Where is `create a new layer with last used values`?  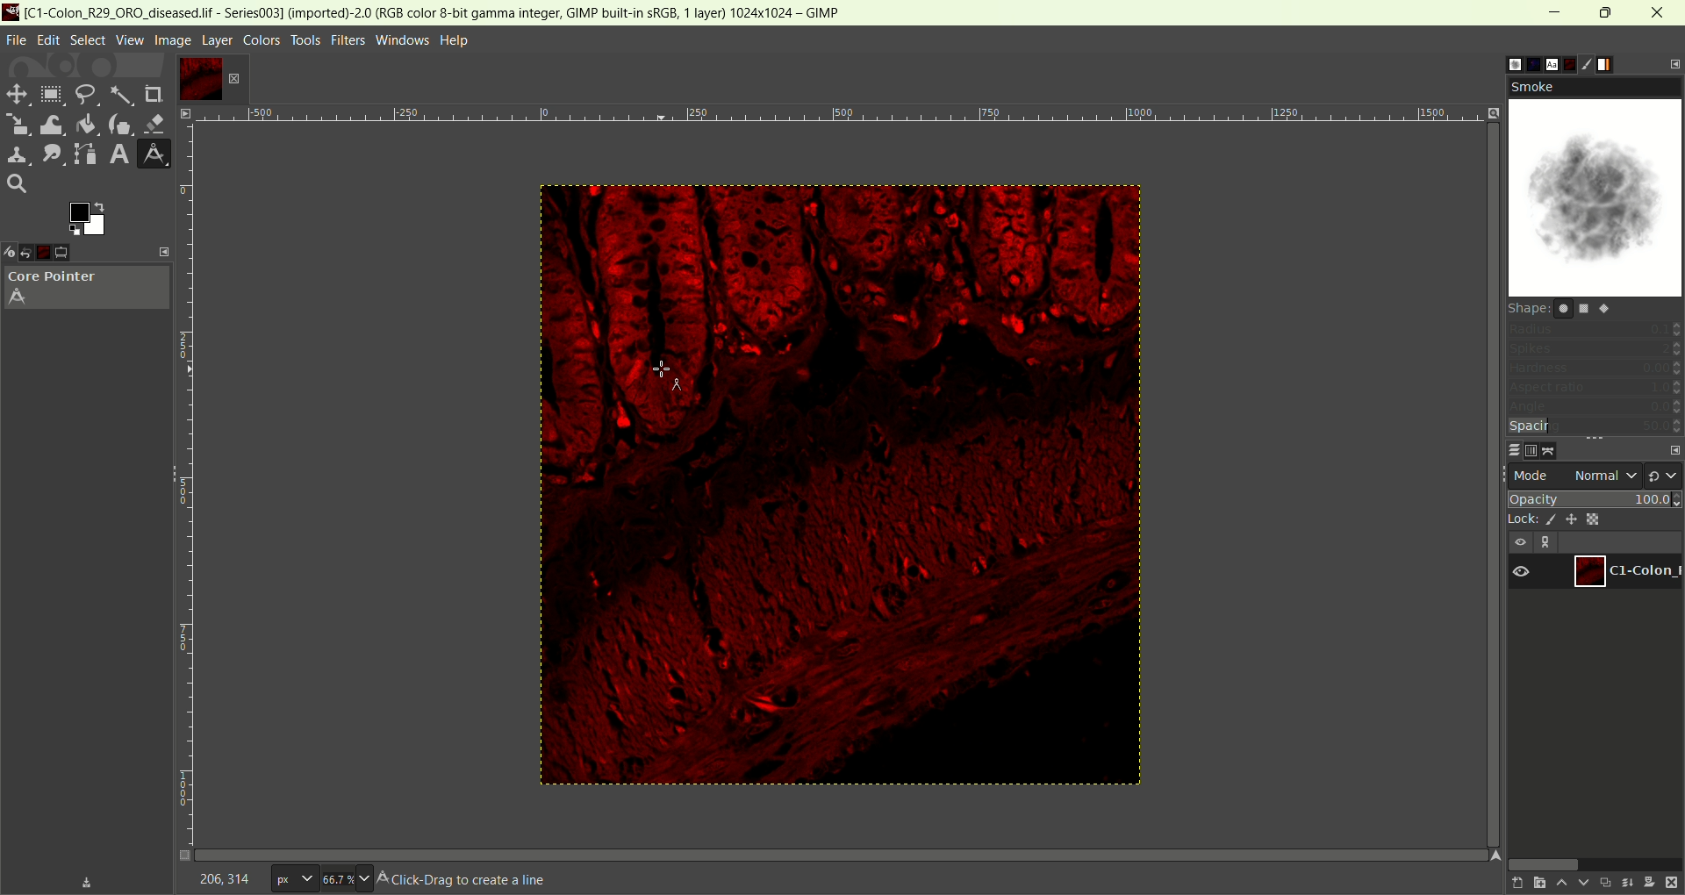
create a new layer with last used values is located at coordinates (1510, 884).